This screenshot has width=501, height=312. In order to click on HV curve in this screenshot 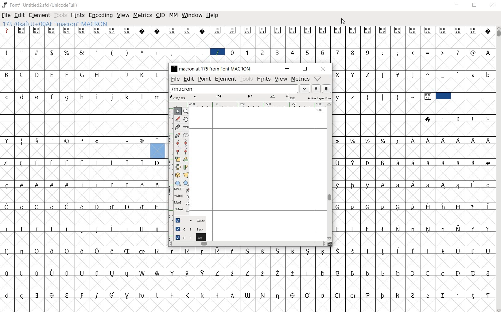, I will do `click(186, 143)`.